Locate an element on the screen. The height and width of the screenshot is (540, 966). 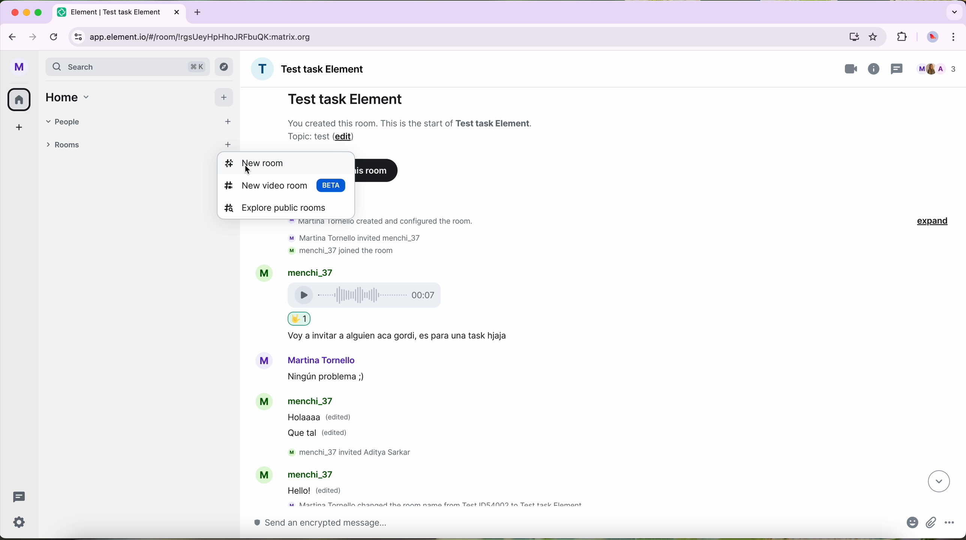
click on new room is located at coordinates (286, 163).